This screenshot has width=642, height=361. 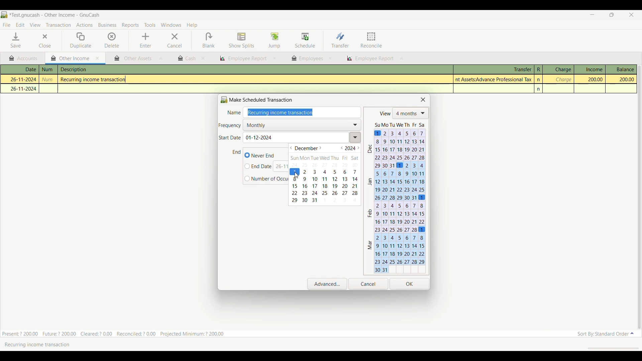 I want to click on Enter start date of transaction, so click(x=302, y=138).